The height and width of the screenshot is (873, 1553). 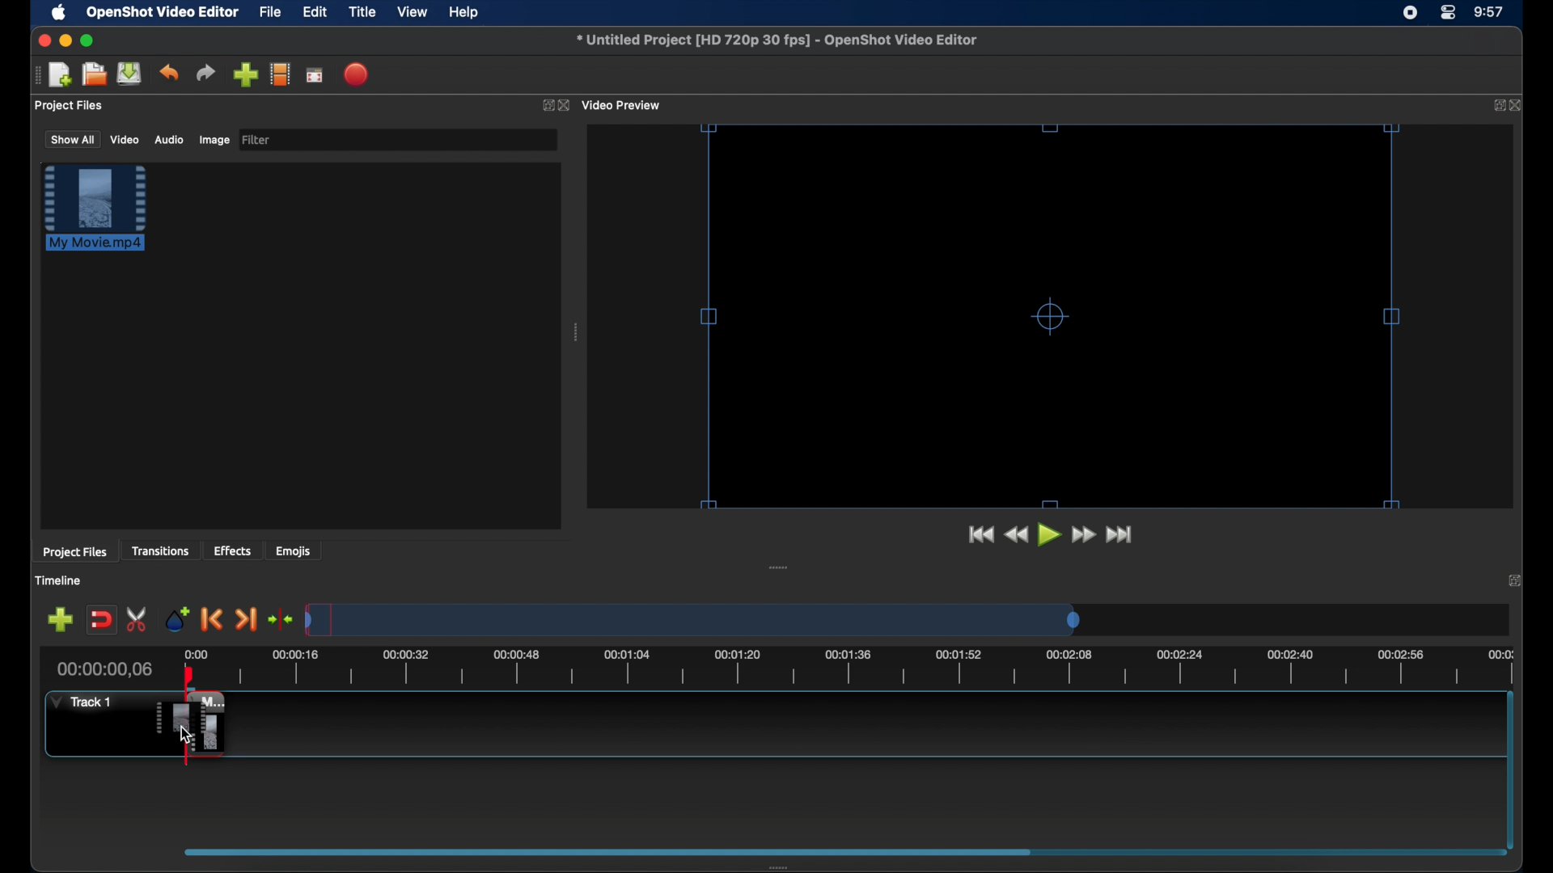 What do you see at coordinates (214, 141) in the screenshot?
I see `image` at bounding box center [214, 141].